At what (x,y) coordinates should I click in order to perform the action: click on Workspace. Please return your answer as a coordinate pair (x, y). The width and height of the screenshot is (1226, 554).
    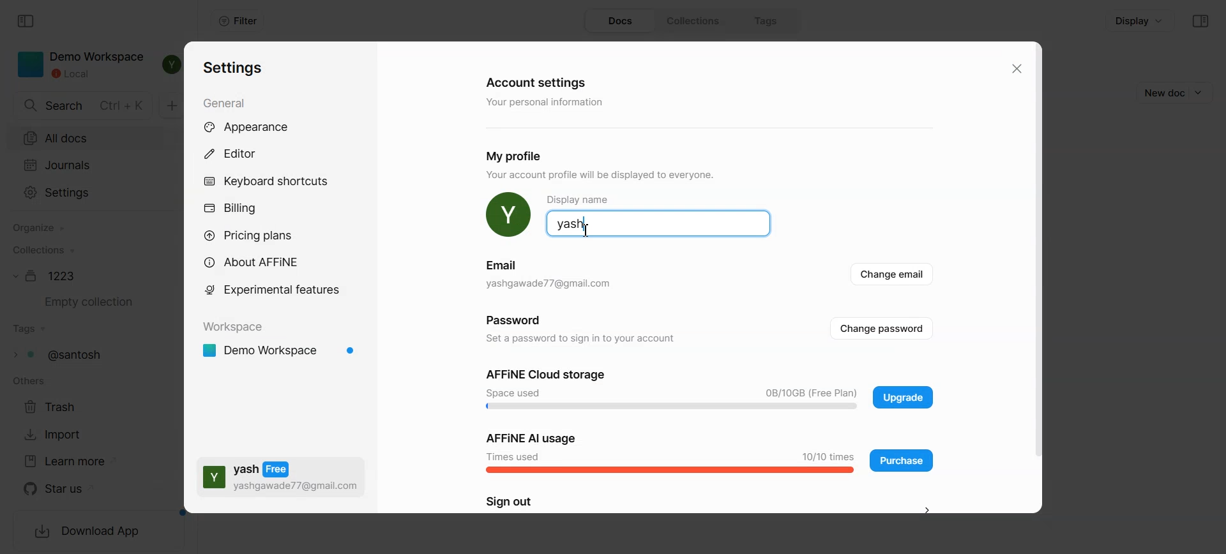
    Looking at the image, I should click on (237, 327).